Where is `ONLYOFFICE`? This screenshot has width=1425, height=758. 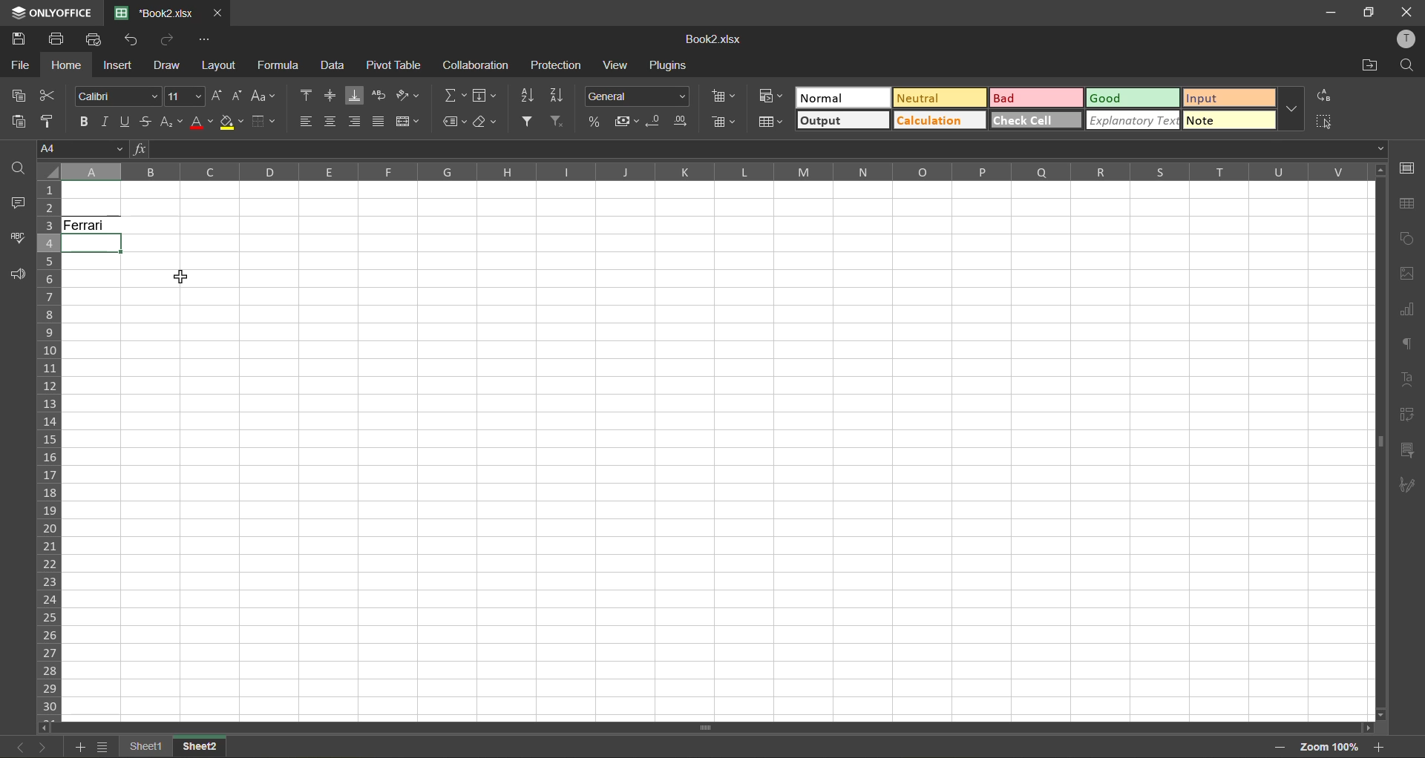
ONLYOFFICE is located at coordinates (49, 10).